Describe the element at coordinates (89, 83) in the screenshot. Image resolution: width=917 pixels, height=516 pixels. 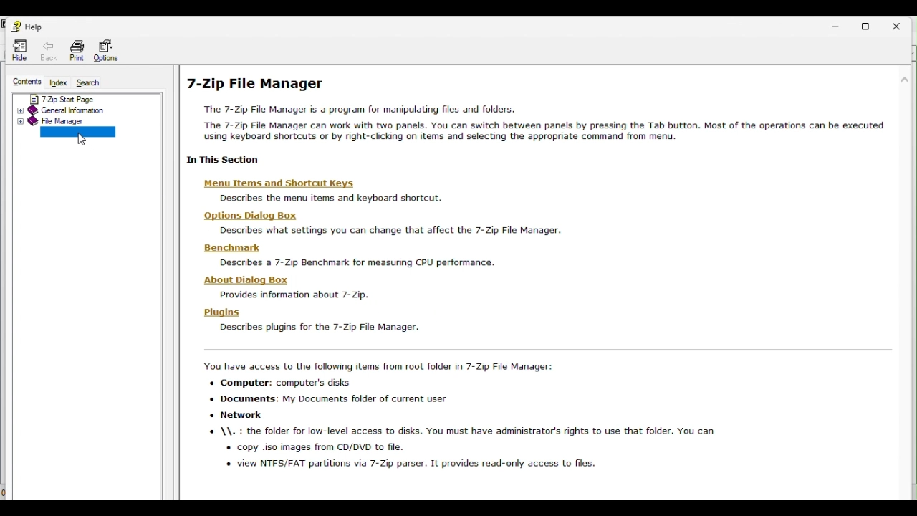
I see `Search` at that location.